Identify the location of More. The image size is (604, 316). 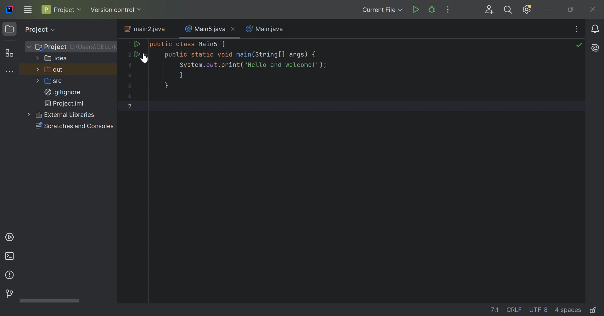
(37, 80).